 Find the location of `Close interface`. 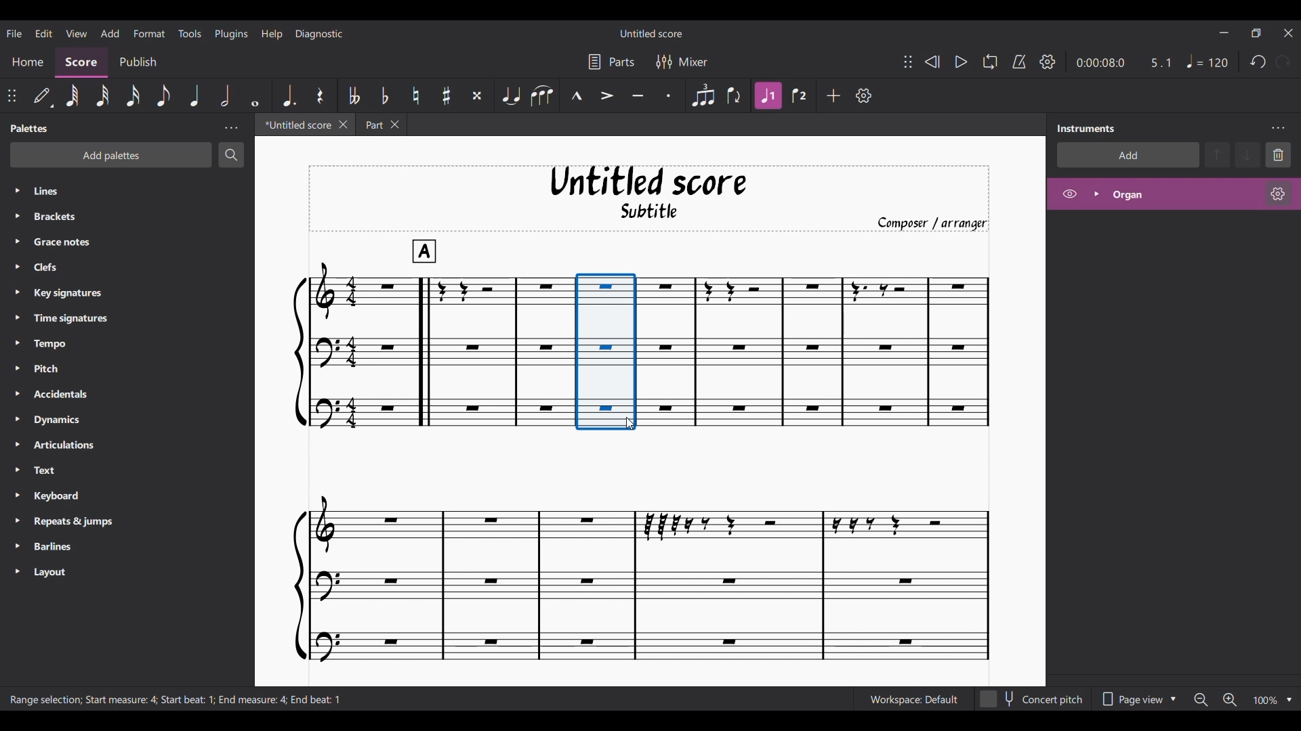

Close interface is located at coordinates (1288, 33).